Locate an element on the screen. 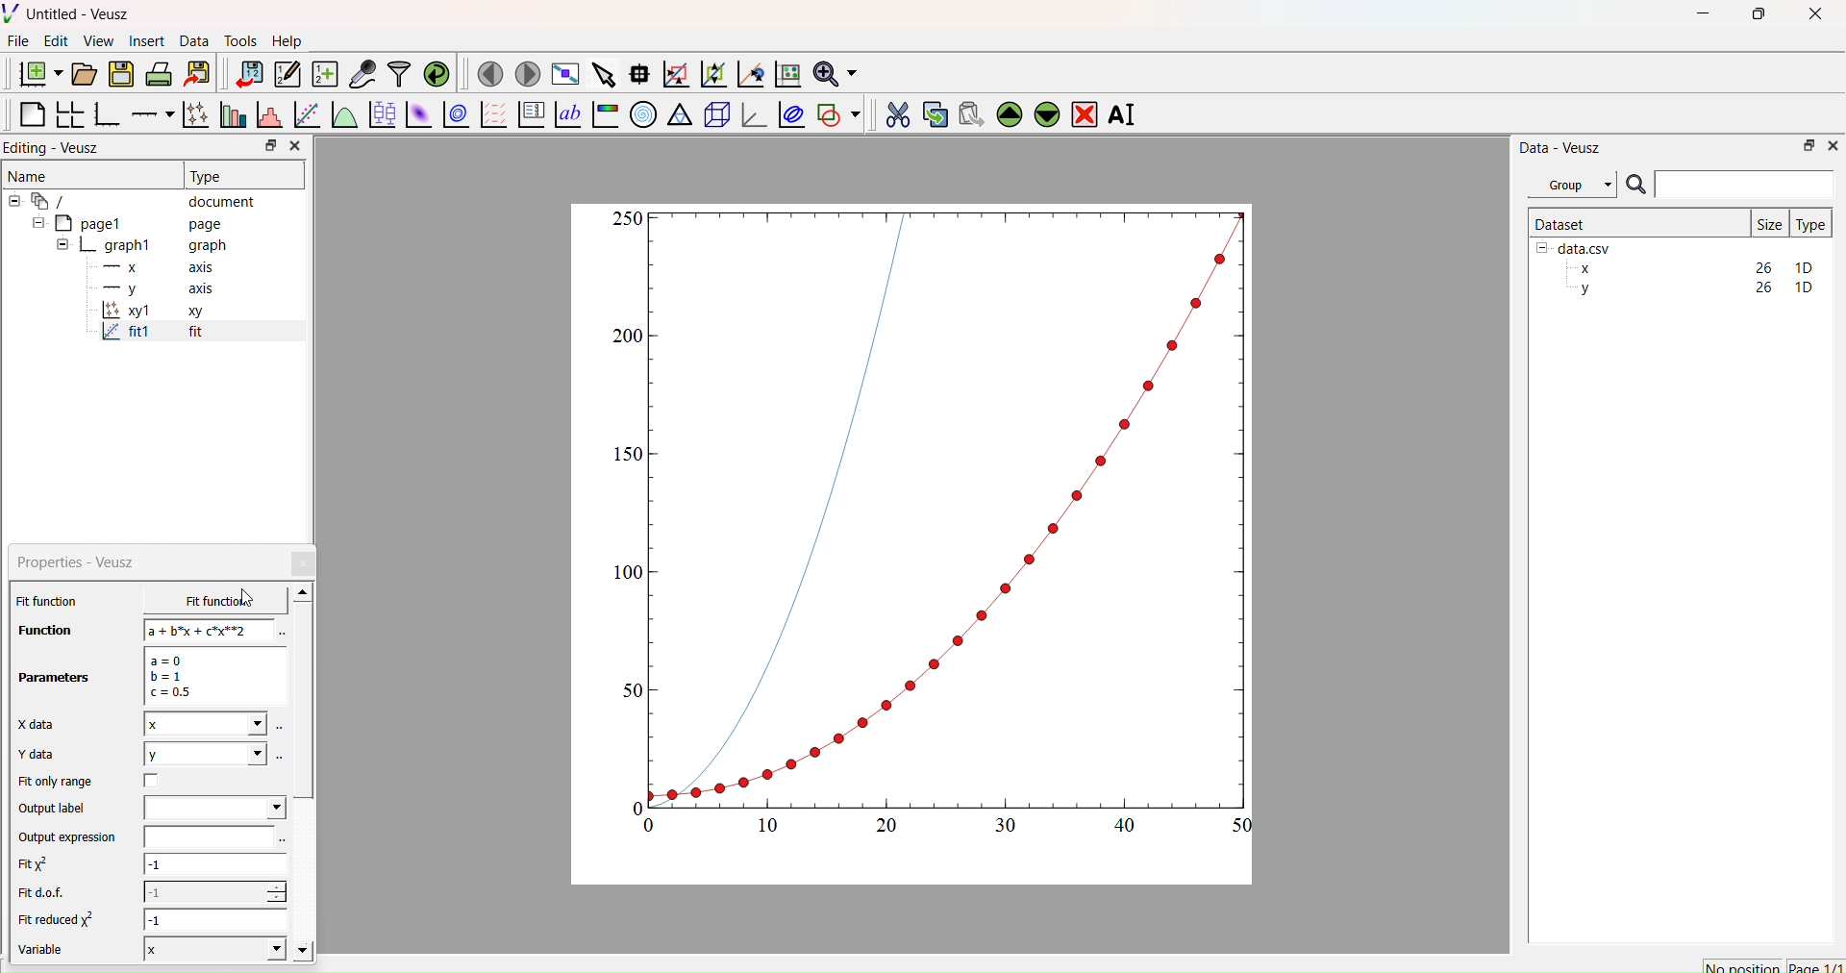 The height and width of the screenshot is (973, 1846). Blank Page is located at coordinates (32, 114).